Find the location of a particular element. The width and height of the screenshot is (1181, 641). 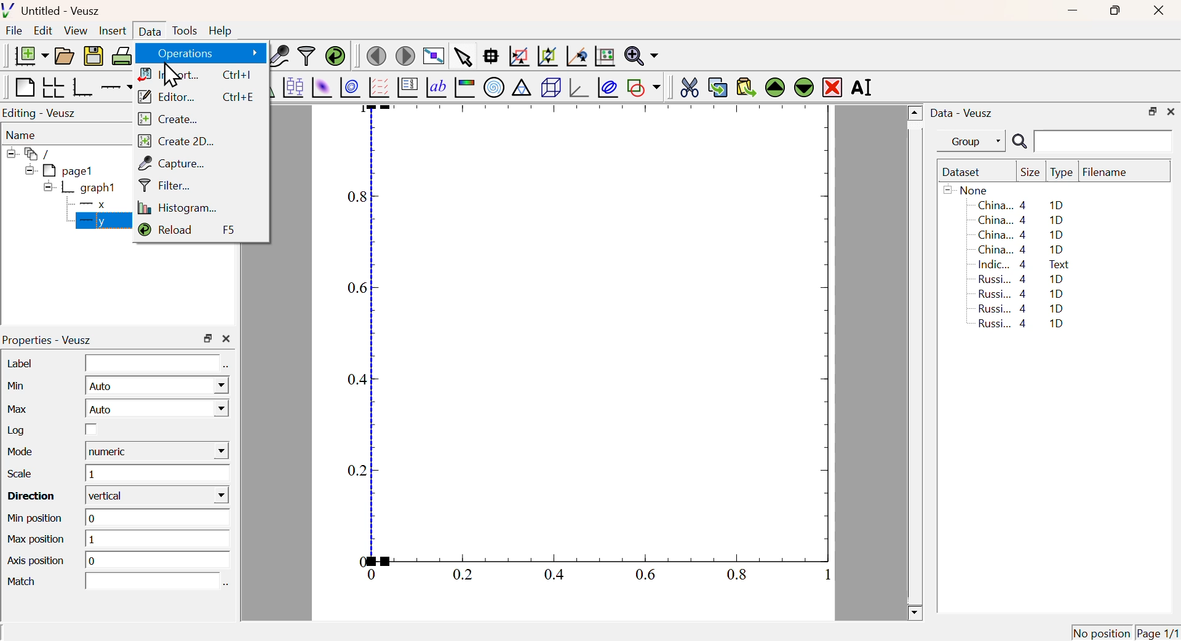

Restore Down is located at coordinates (1152, 112).